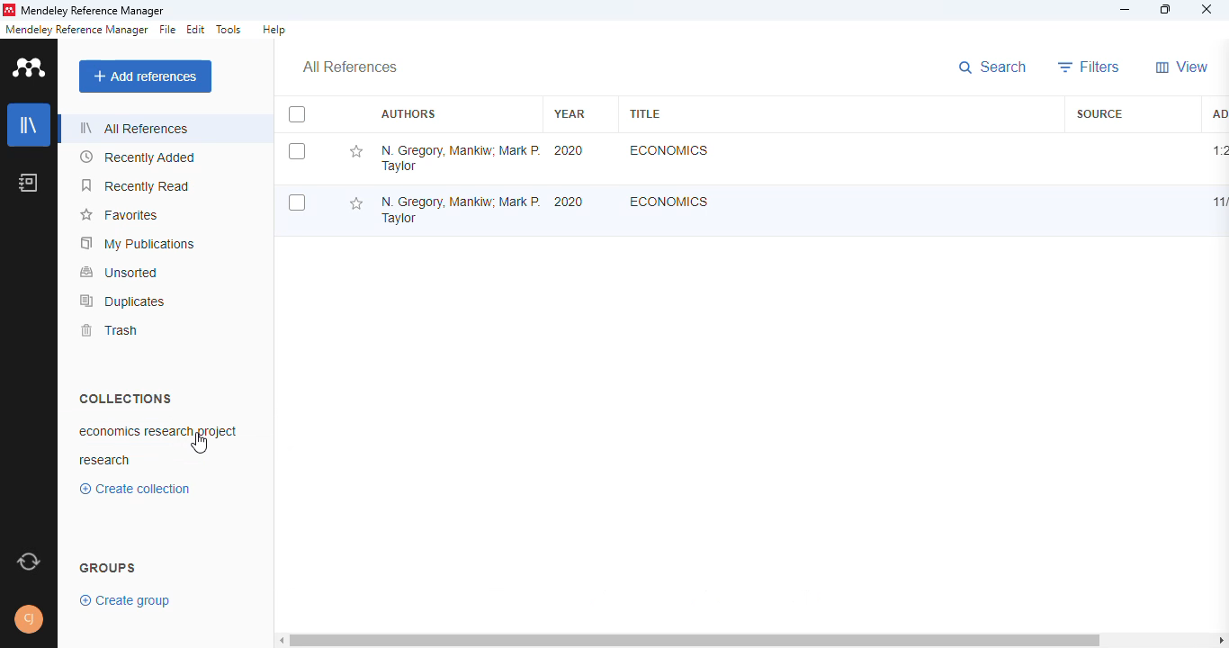 The height and width of the screenshot is (648, 1229). I want to click on logo, so click(31, 67).